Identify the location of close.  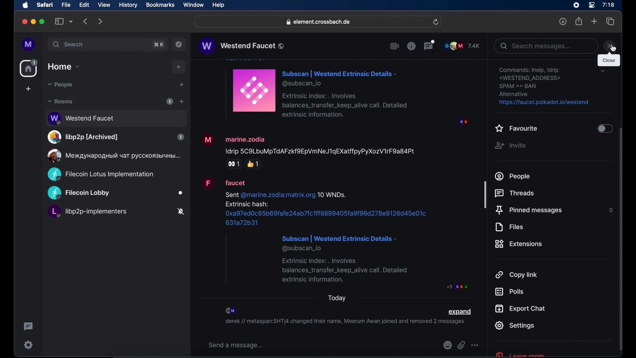
(24, 22).